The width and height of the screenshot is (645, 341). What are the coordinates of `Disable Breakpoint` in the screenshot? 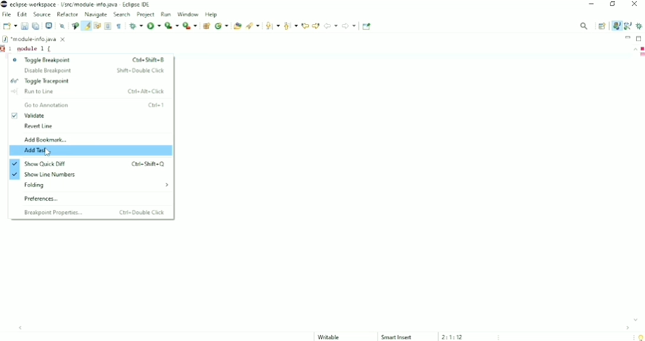 It's located at (95, 71).